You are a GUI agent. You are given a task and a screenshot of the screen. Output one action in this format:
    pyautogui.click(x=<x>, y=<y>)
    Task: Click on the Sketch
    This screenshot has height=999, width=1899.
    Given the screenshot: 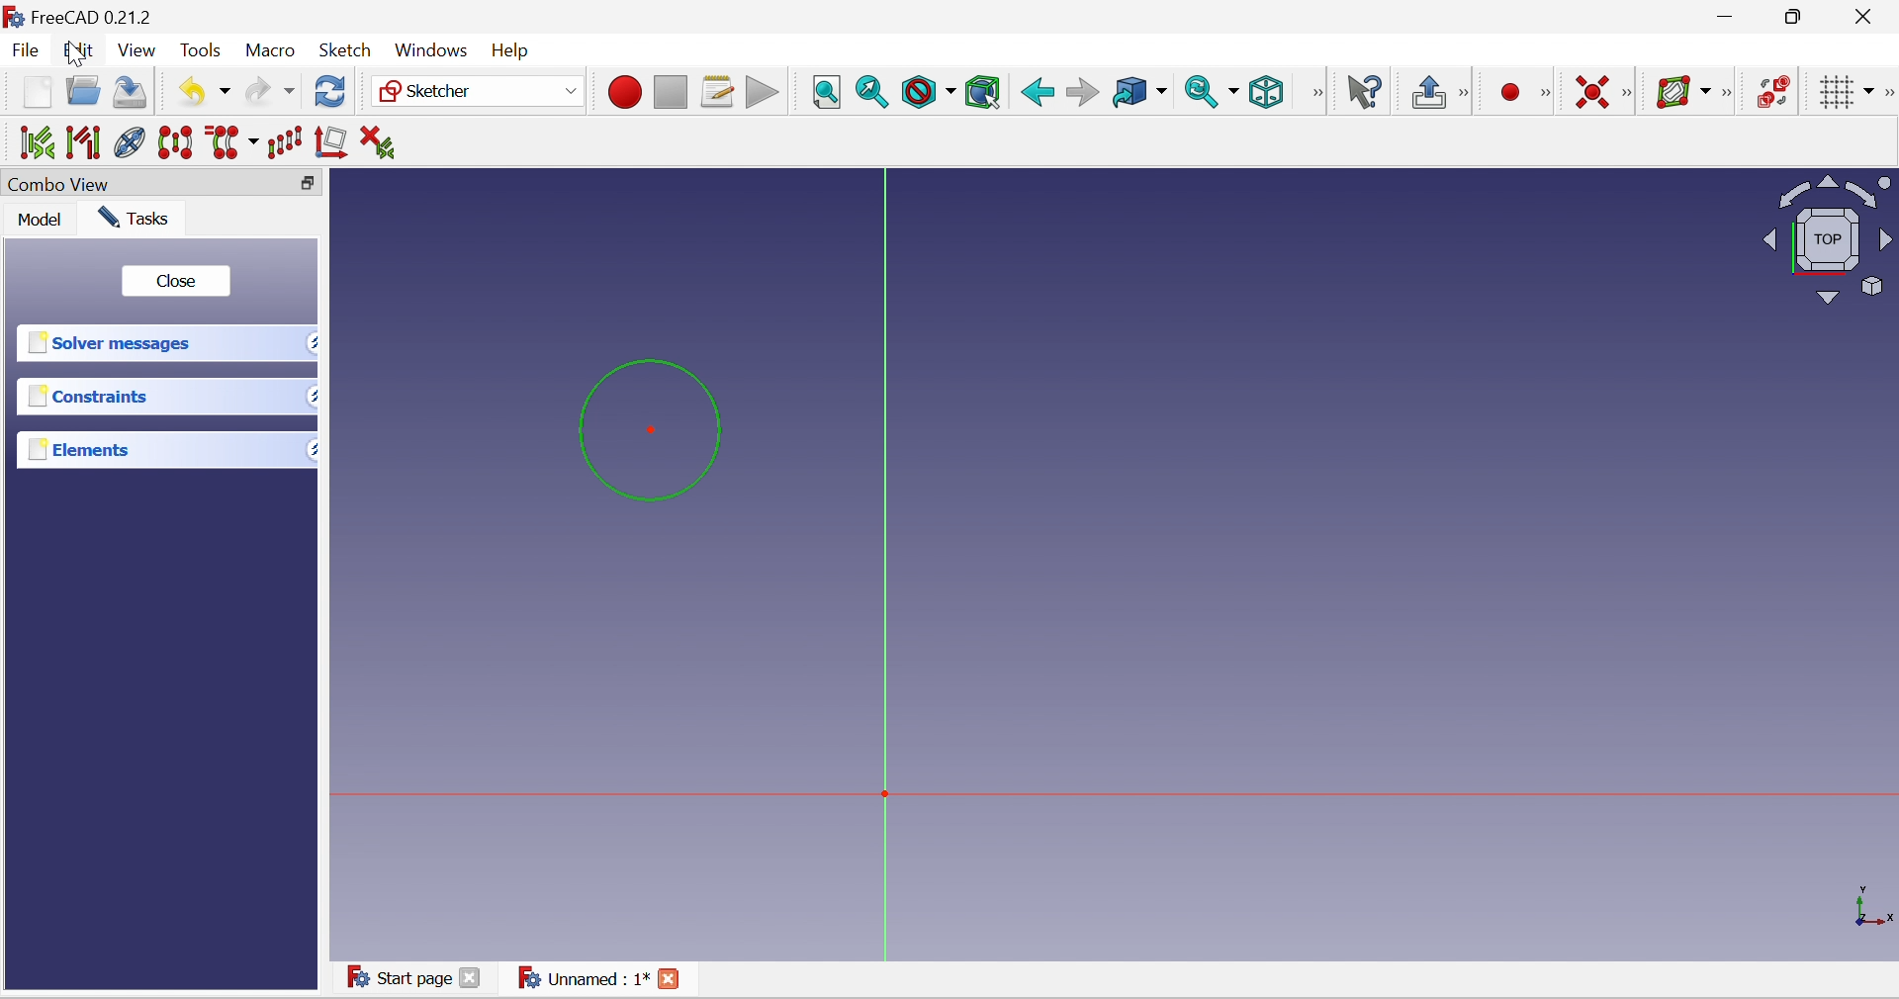 What is the action you would take?
    pyautogui.click(x=345, y=52)
    